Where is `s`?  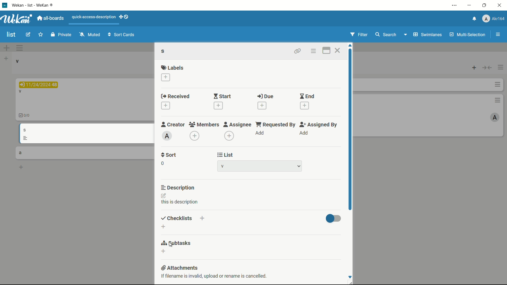 s is located at coordinates (164, 51).